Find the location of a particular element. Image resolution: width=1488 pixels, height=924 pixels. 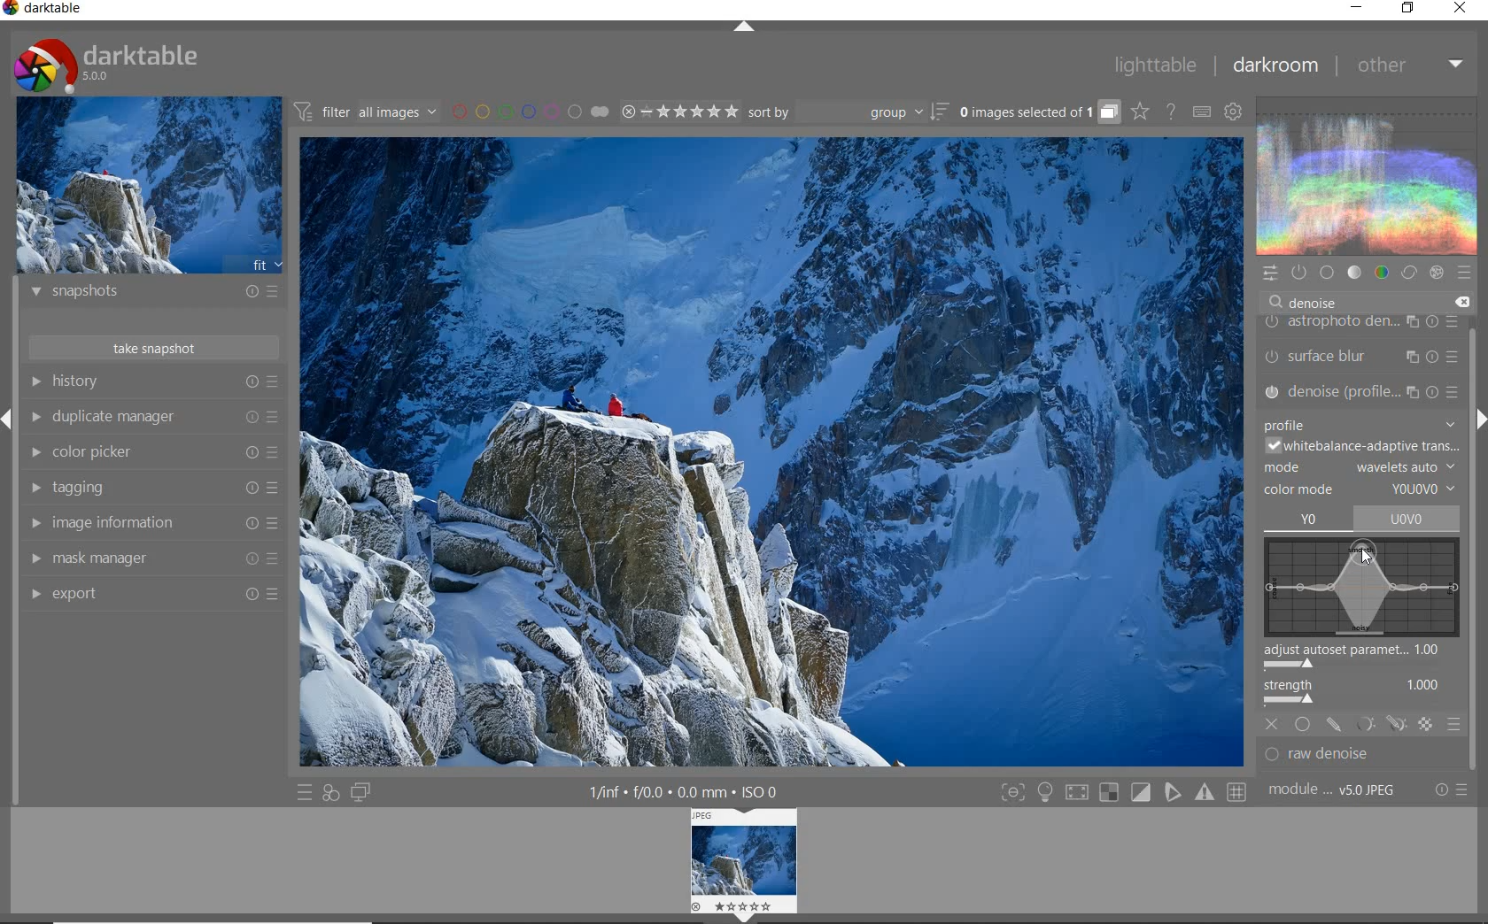

effect is located at coordinates (1436, 273).